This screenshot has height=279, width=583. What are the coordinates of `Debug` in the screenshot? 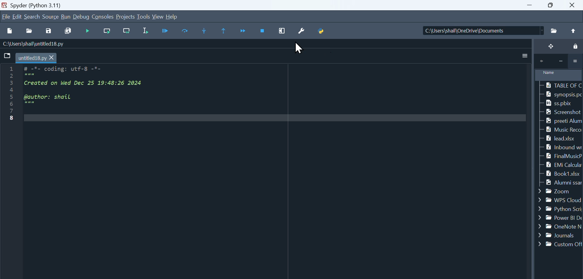 It's located at (82, 17).